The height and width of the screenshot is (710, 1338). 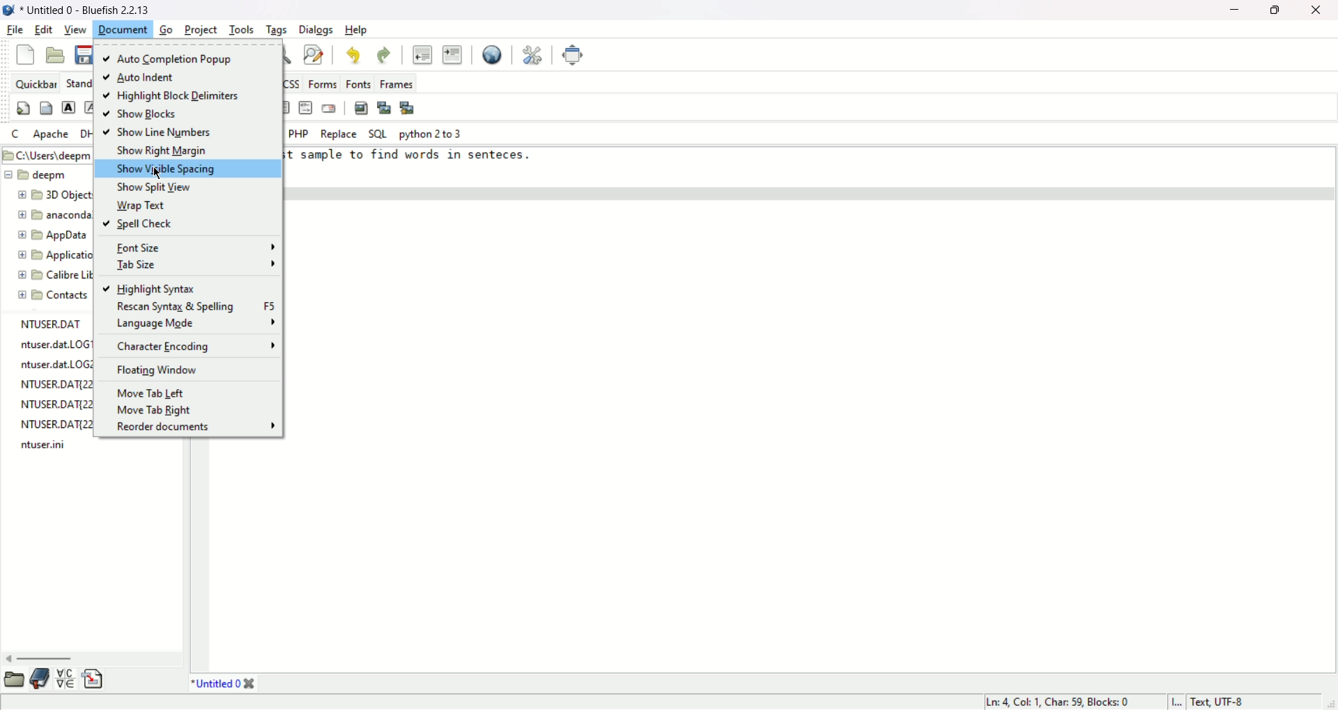 I want to click on Quickstart, so click(x=22, y=108).